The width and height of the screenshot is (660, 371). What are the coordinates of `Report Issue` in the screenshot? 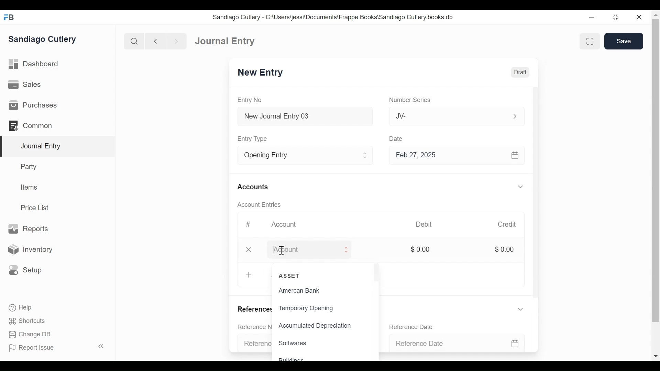 It's located at (32, 348).